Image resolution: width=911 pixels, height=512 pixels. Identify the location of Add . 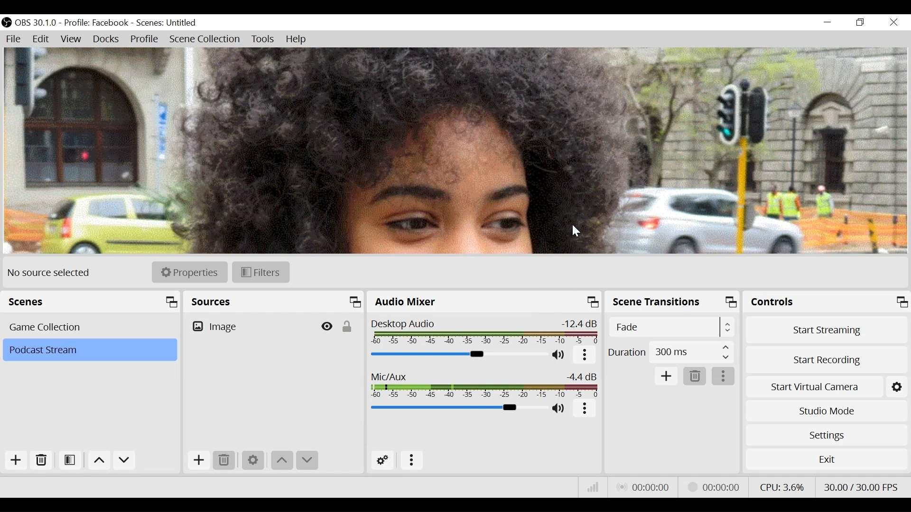
(667, 375).